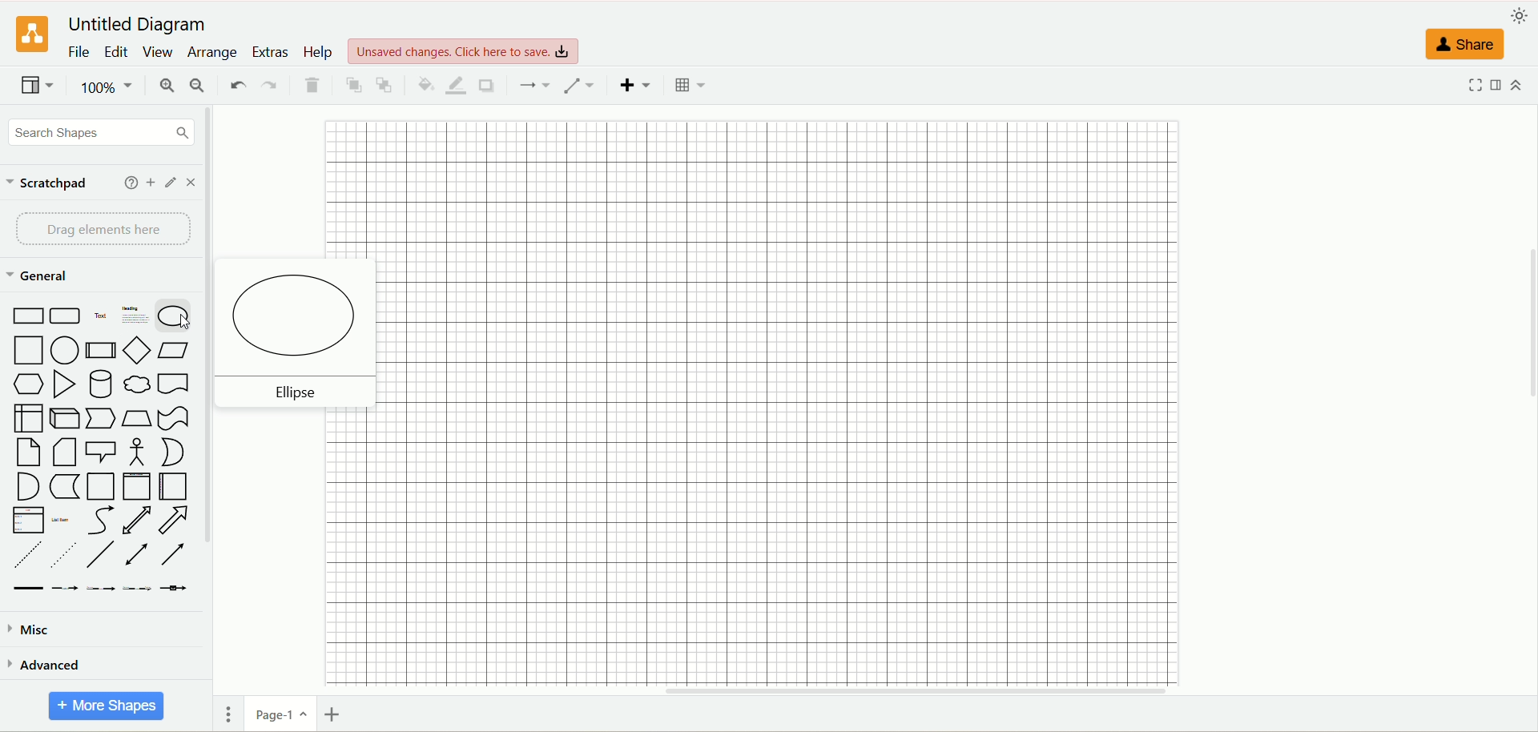 Image resolution: width=1538 pixels, height=732 pixels. I want to click on redo, so click(272, 83).